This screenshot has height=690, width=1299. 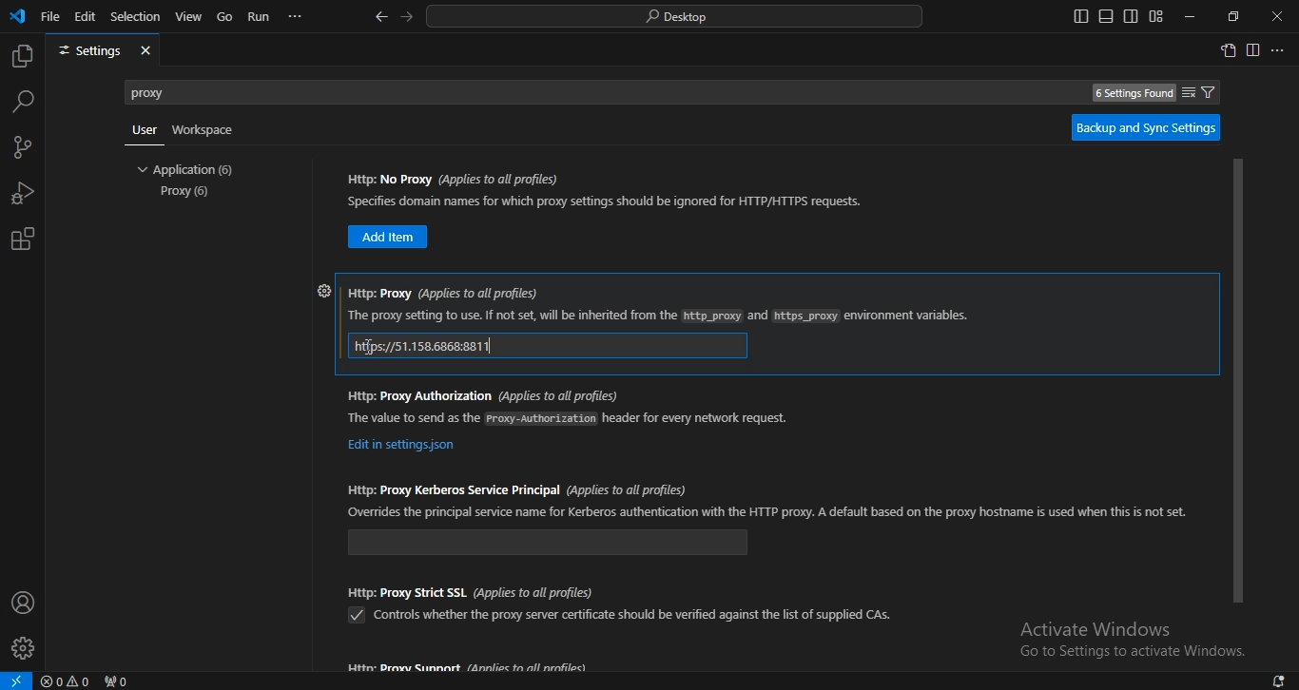 I want to click on toggle panel, so click(x=1104, y=15).